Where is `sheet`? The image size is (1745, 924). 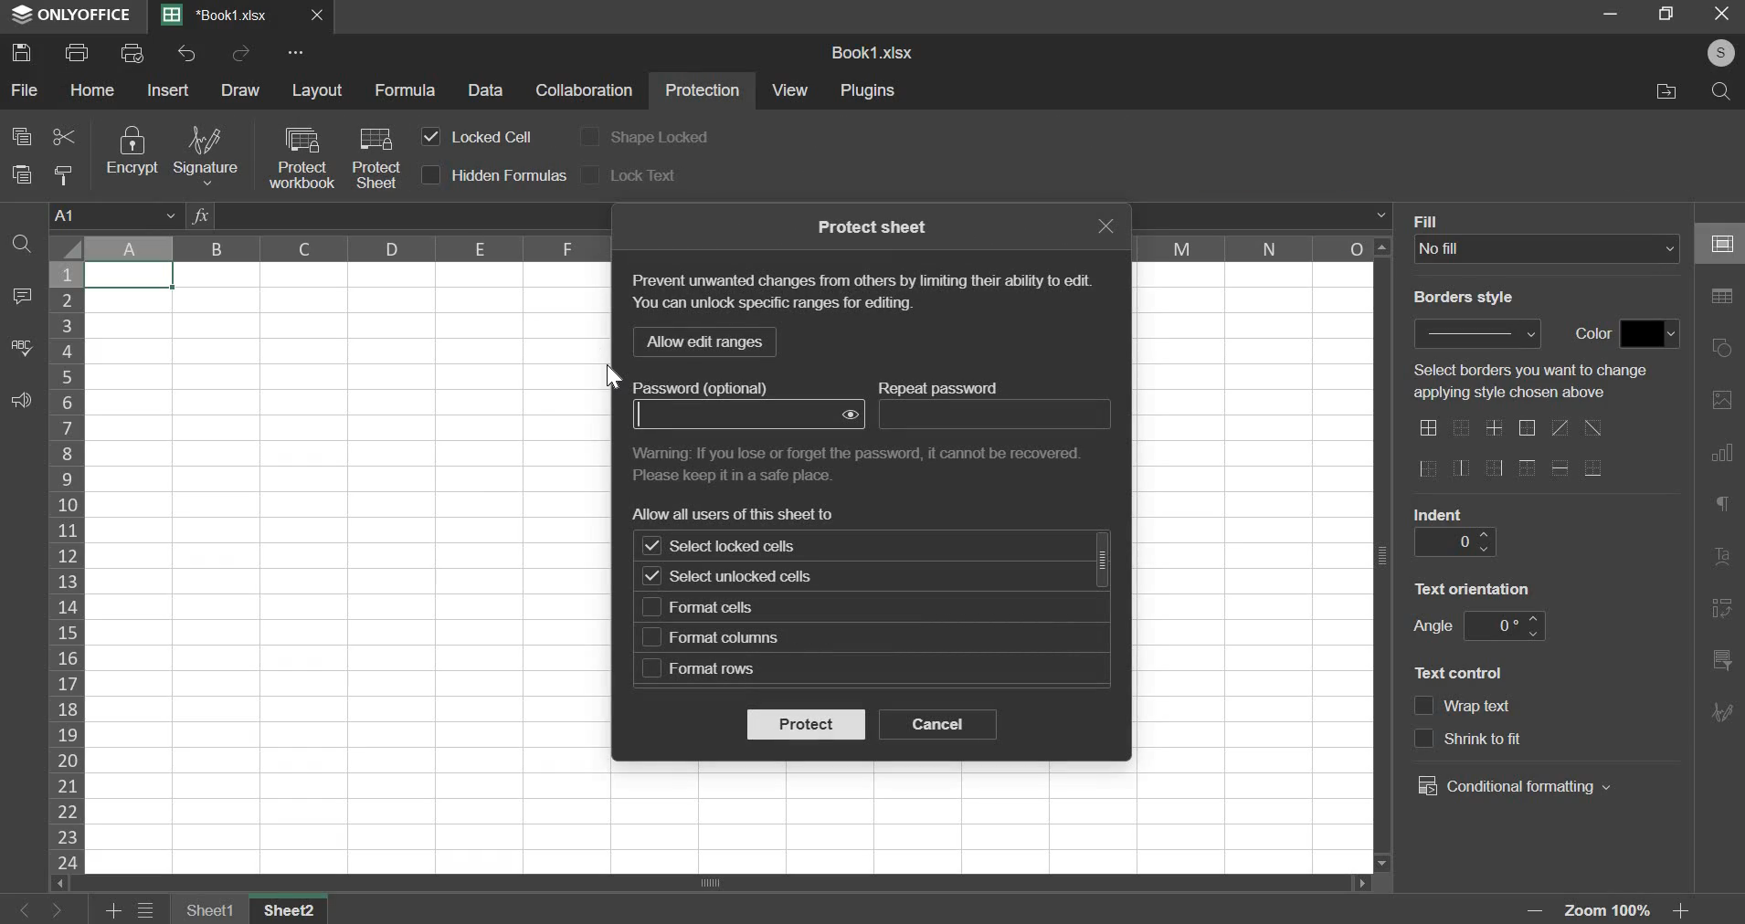 sheet is located at coordinates (294, 909).